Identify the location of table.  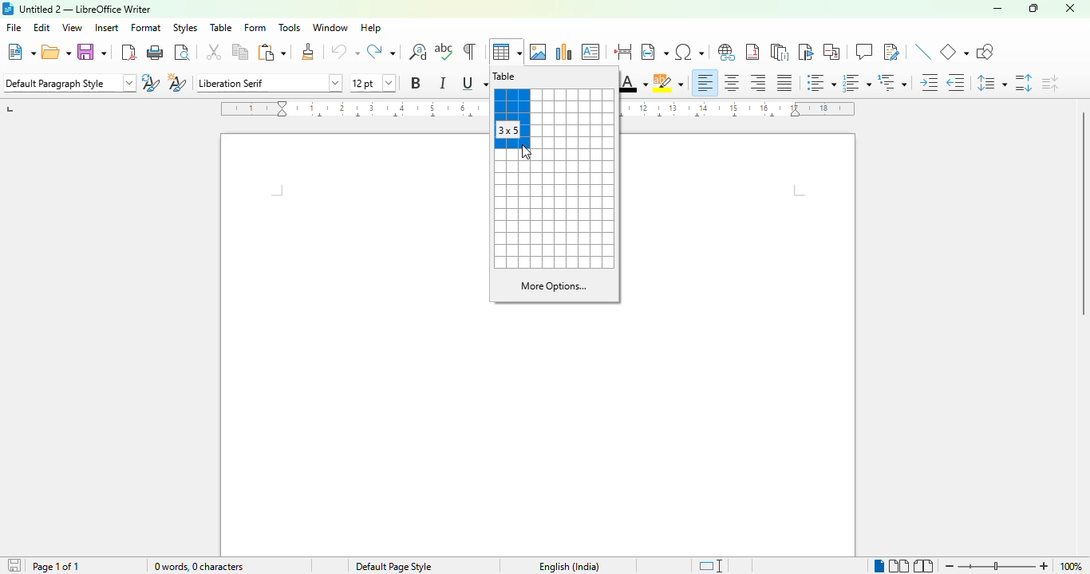
(221, 28).